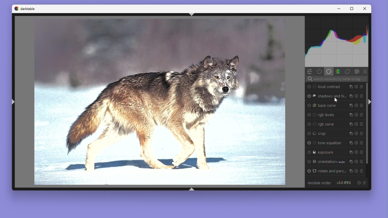  I want to click on presets, so click(361, 133).